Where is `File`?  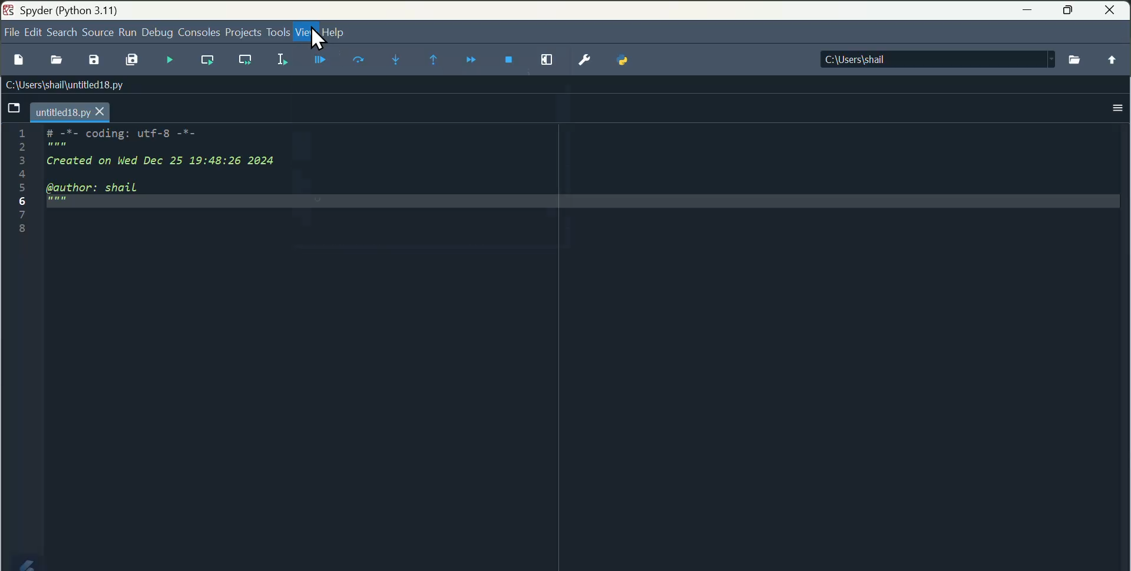
File is located at coordinates (11, 32).